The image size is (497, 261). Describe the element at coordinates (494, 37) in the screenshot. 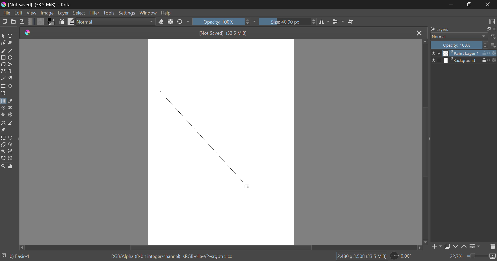

I see `filter` at that location.